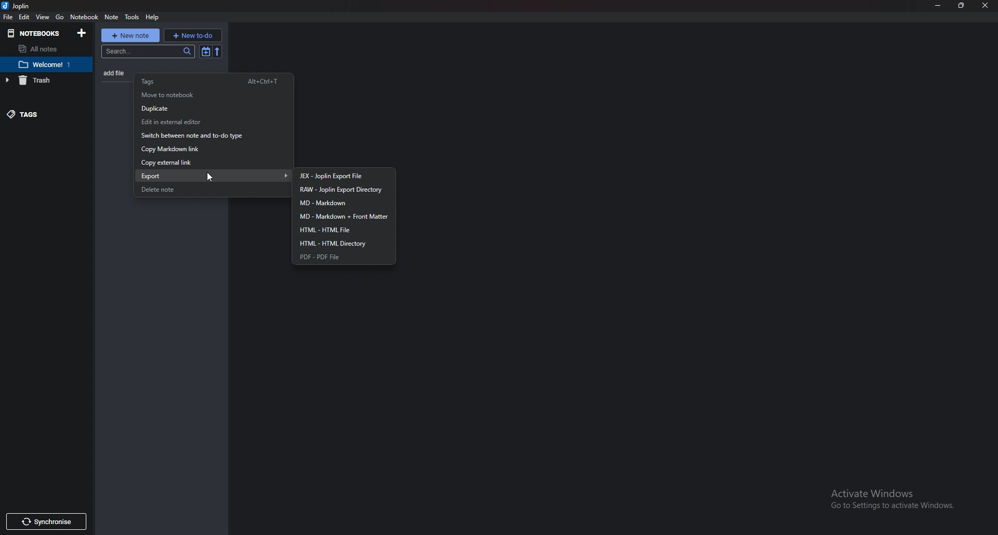 This screenshot has width=998, height=535. What do you see at coordinates (204, 190) in the screenshot?
I see `Delete note` at bounding box center [204, 190].